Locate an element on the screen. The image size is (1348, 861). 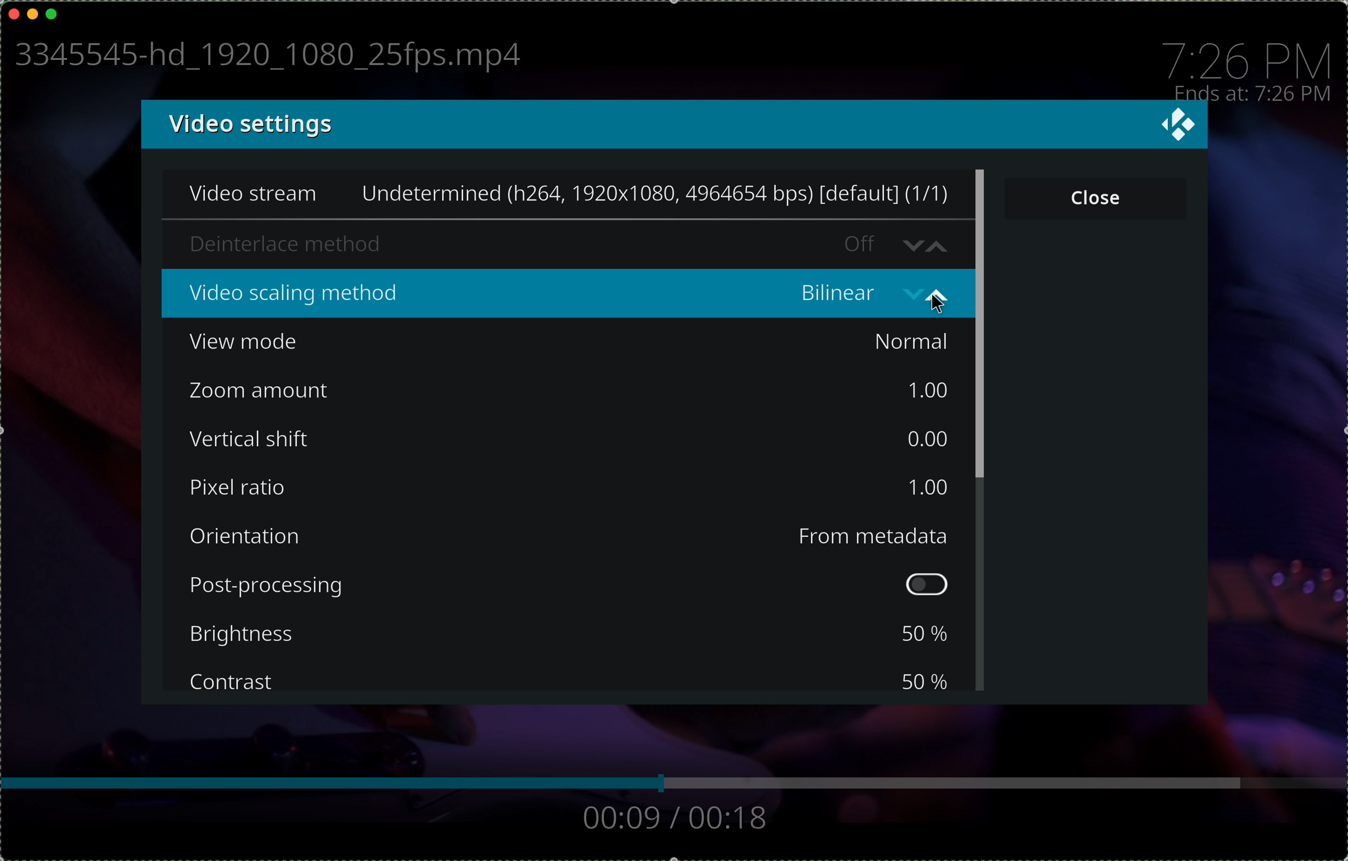
cursor is located at coordinates (940, 305).